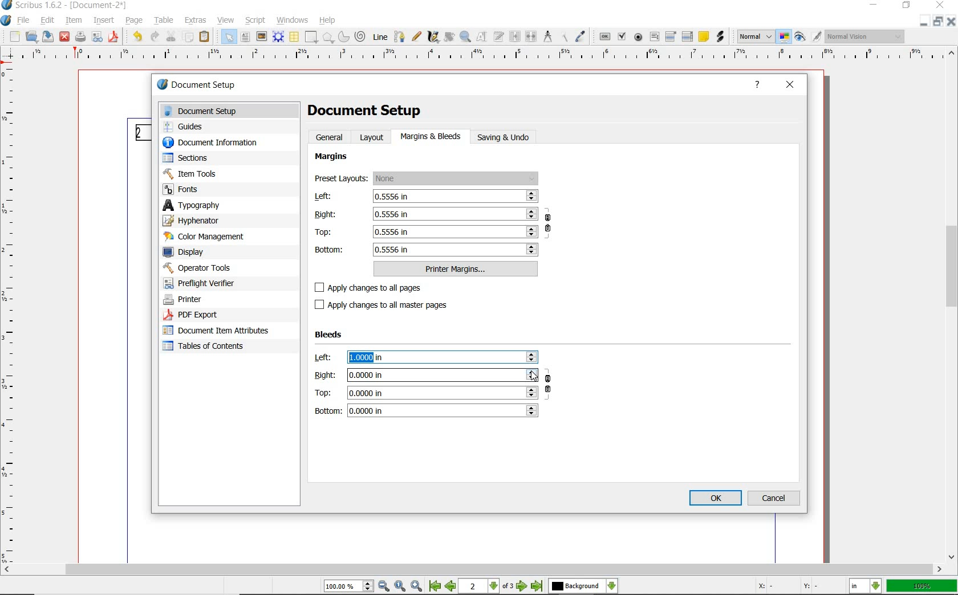  Describe the element at coordinates (704, 37) in the screenshot. I see `text annotation` at that location.